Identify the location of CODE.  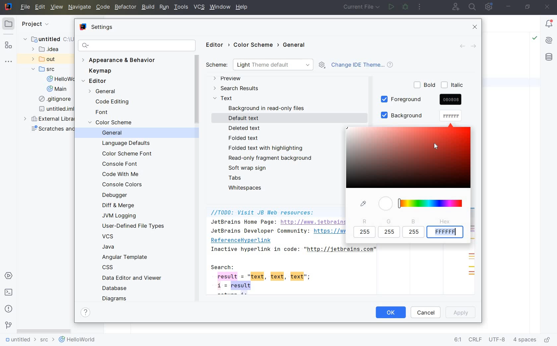
(103, 8).